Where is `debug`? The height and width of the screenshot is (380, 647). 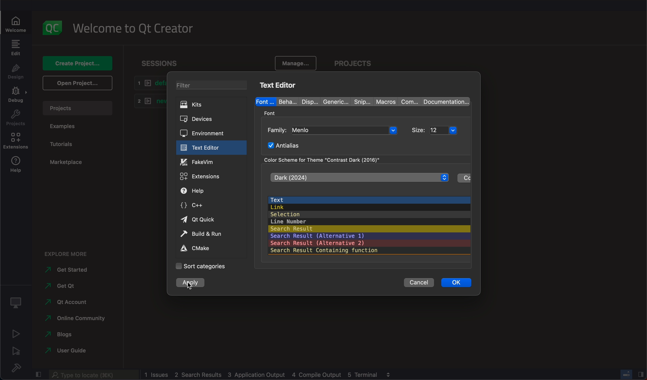 debug is located at coordinates (17, 303).